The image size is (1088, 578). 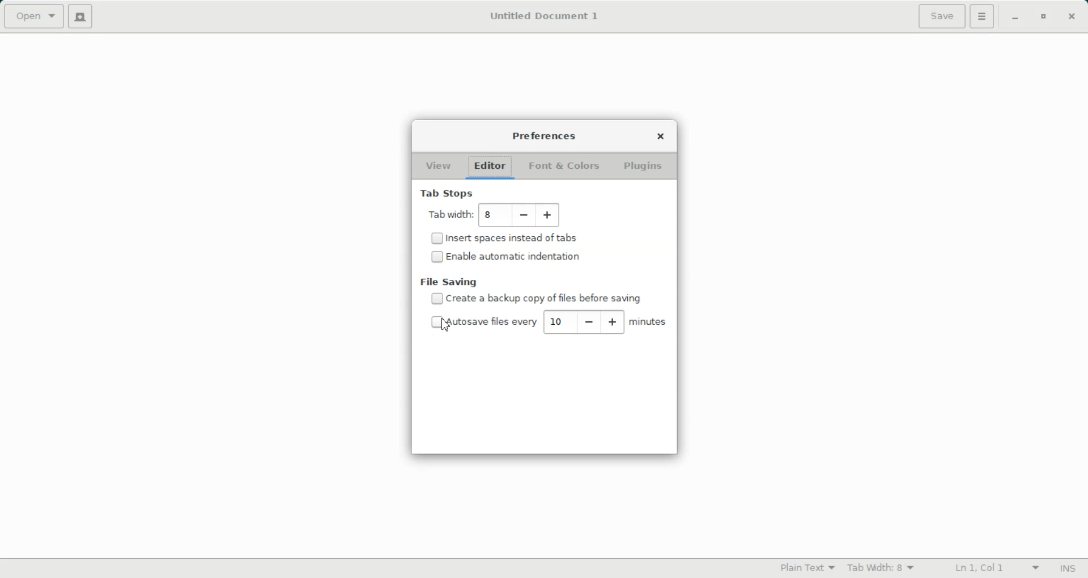 I want to click on Untitled Document 1, so click(x=545, y=17).